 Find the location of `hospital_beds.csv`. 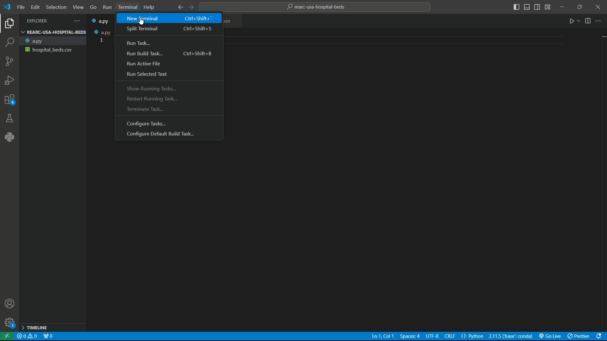

hospital_beds.csv is located at coordinates (53, 50).